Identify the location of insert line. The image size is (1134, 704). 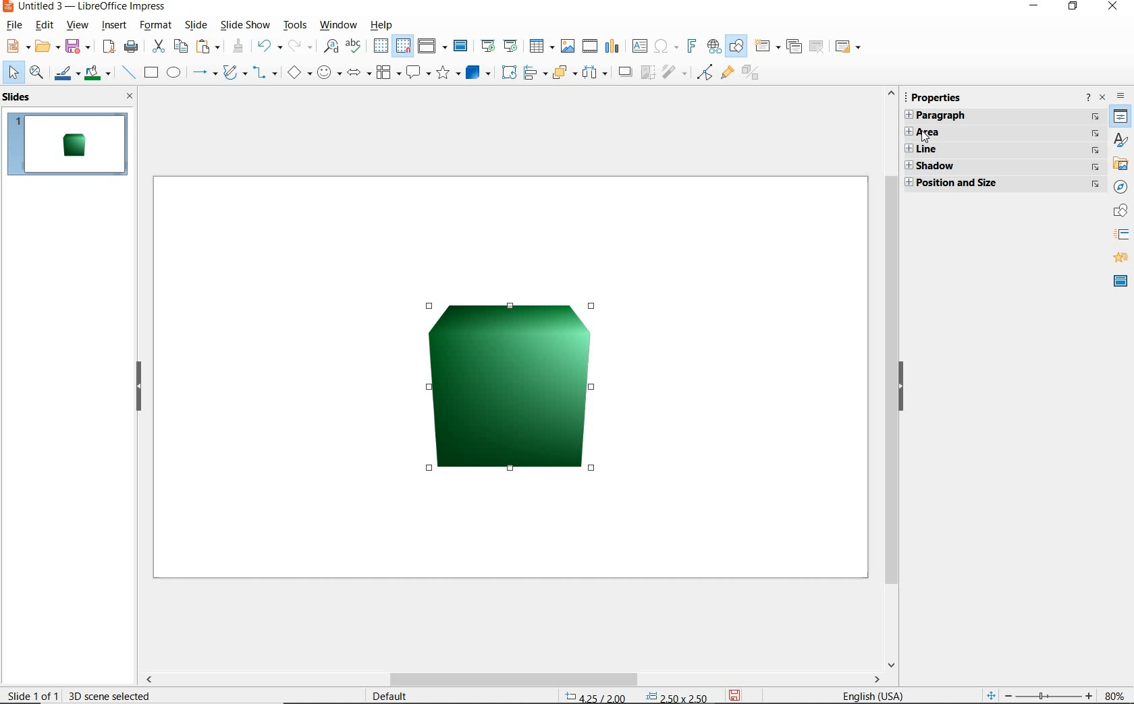
(128, 72).